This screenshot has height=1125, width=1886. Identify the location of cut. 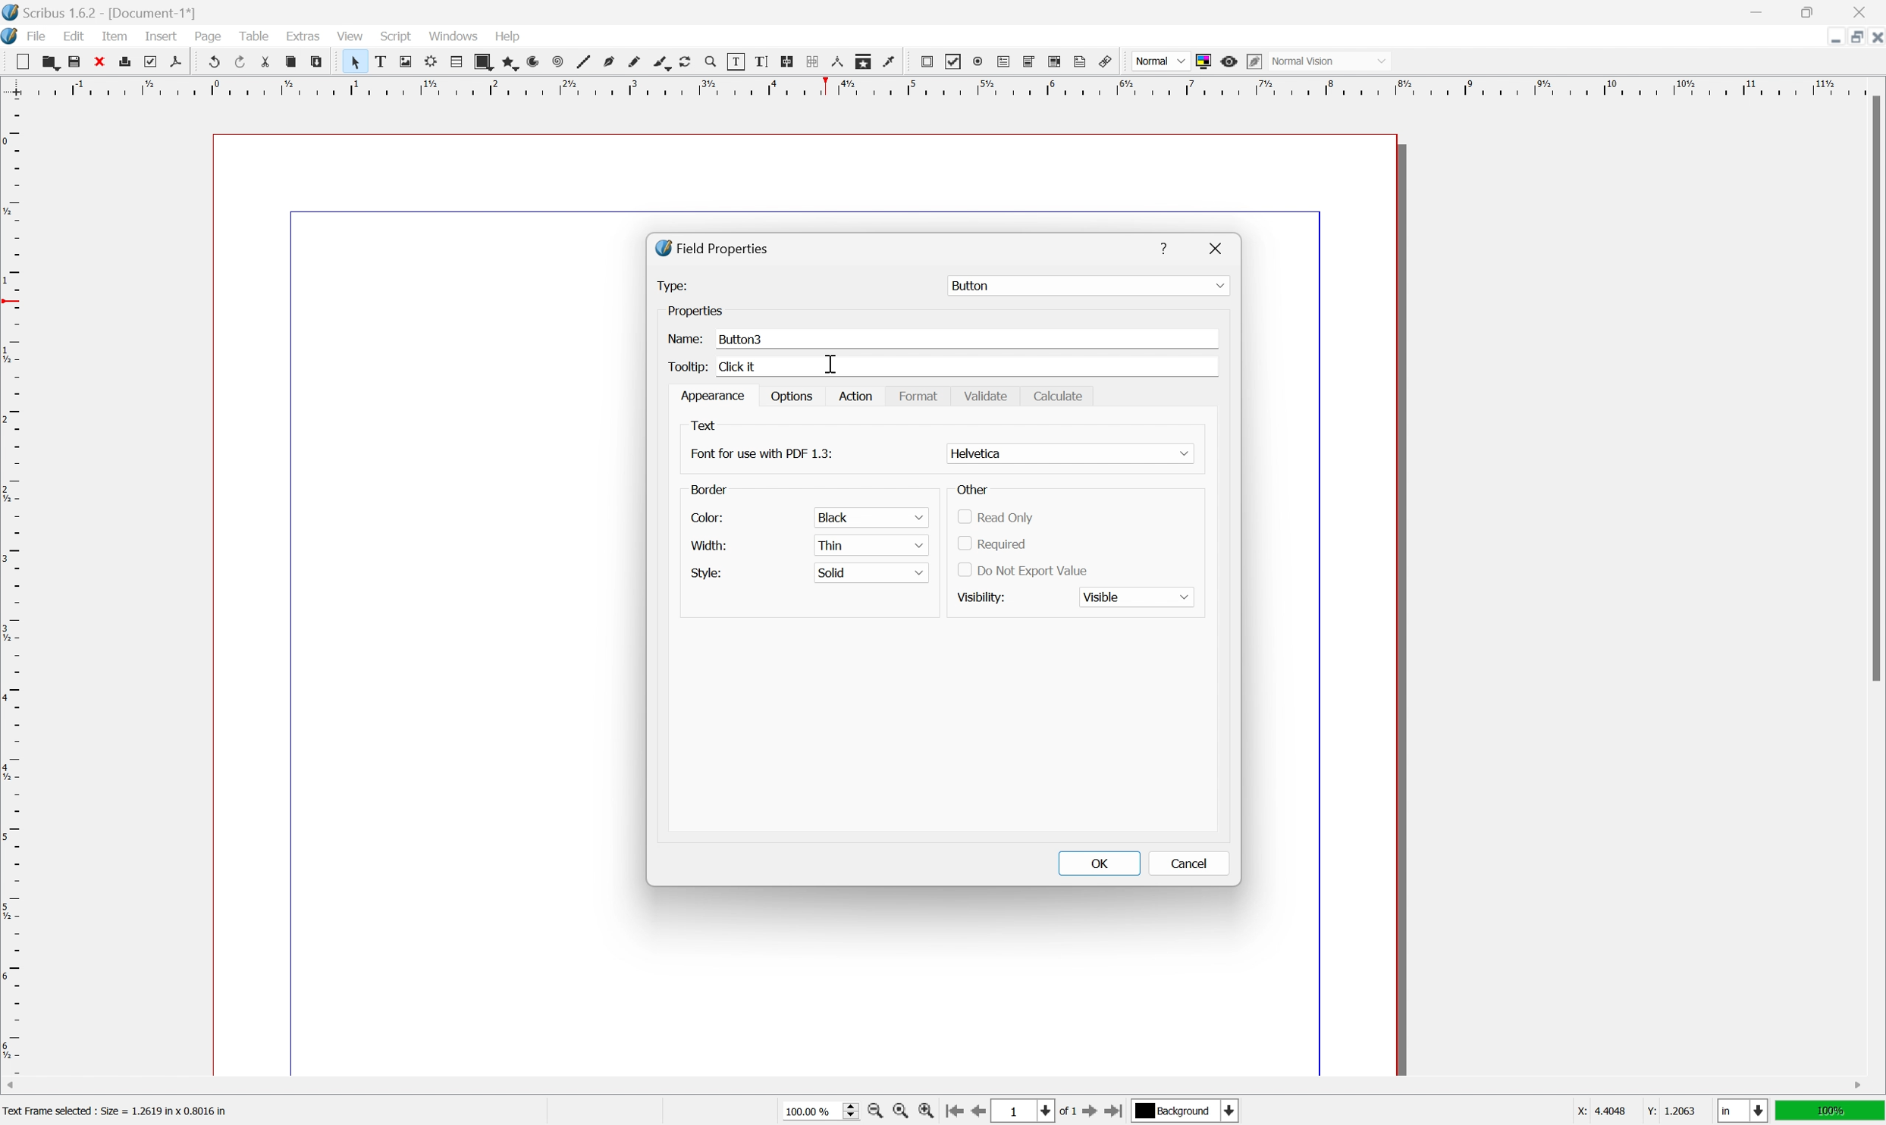
(265, 61).